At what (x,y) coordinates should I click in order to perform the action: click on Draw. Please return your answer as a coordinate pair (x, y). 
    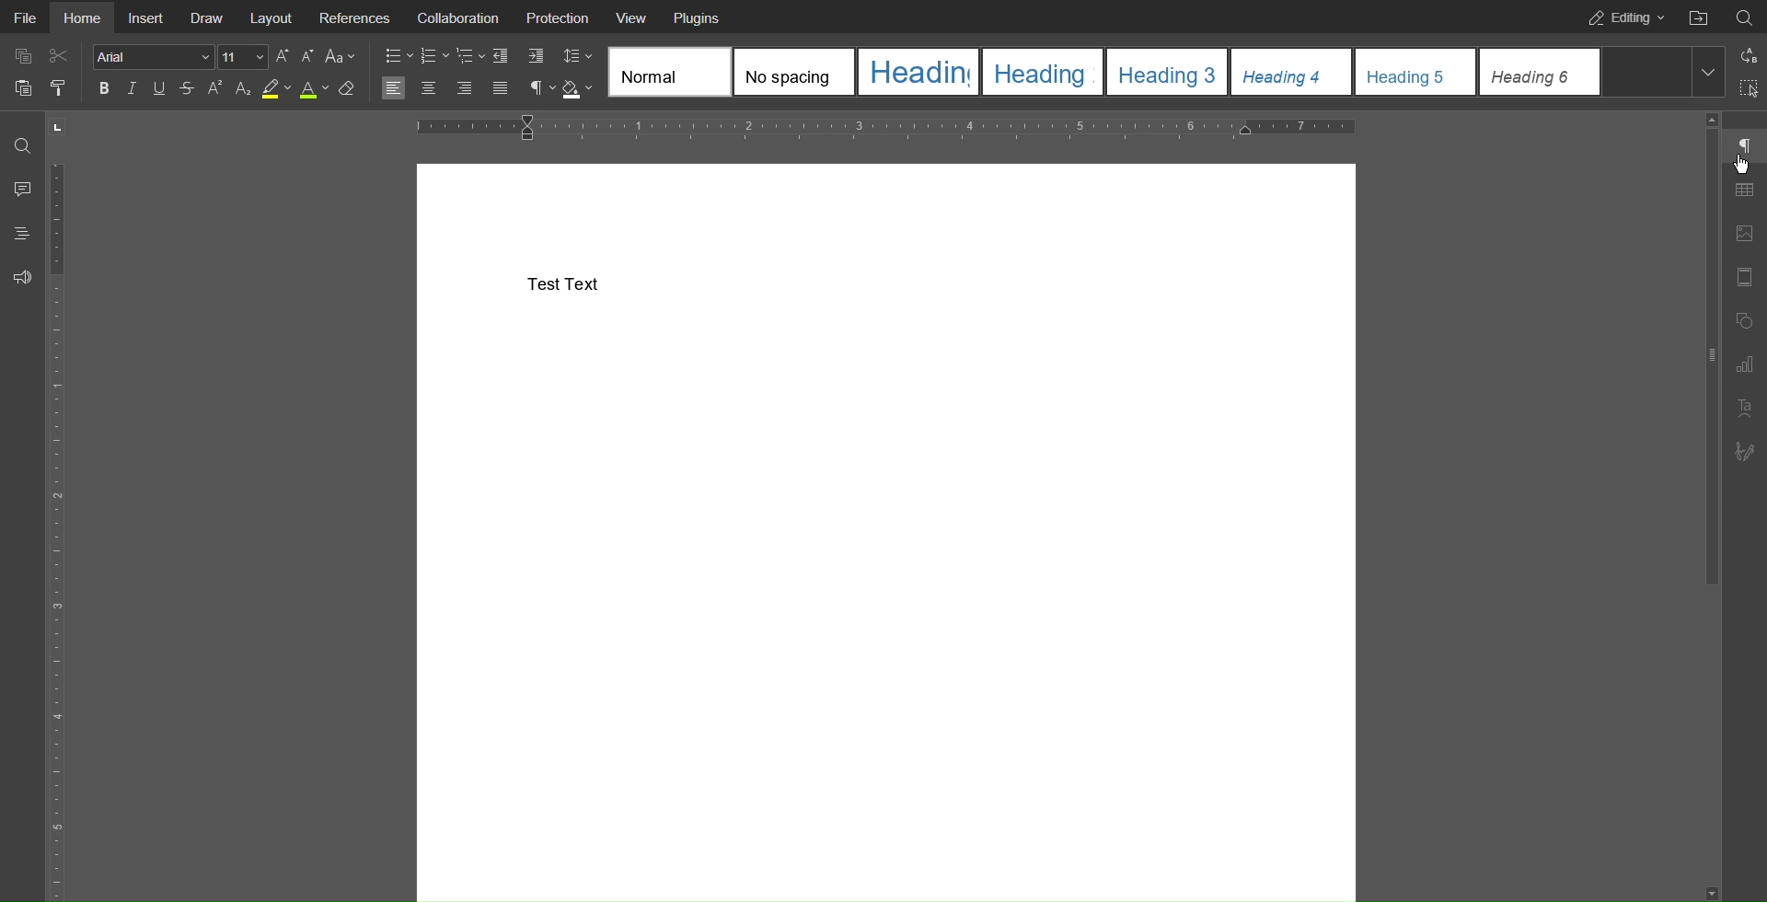
    Looking at the image, I should click on (208, 17).